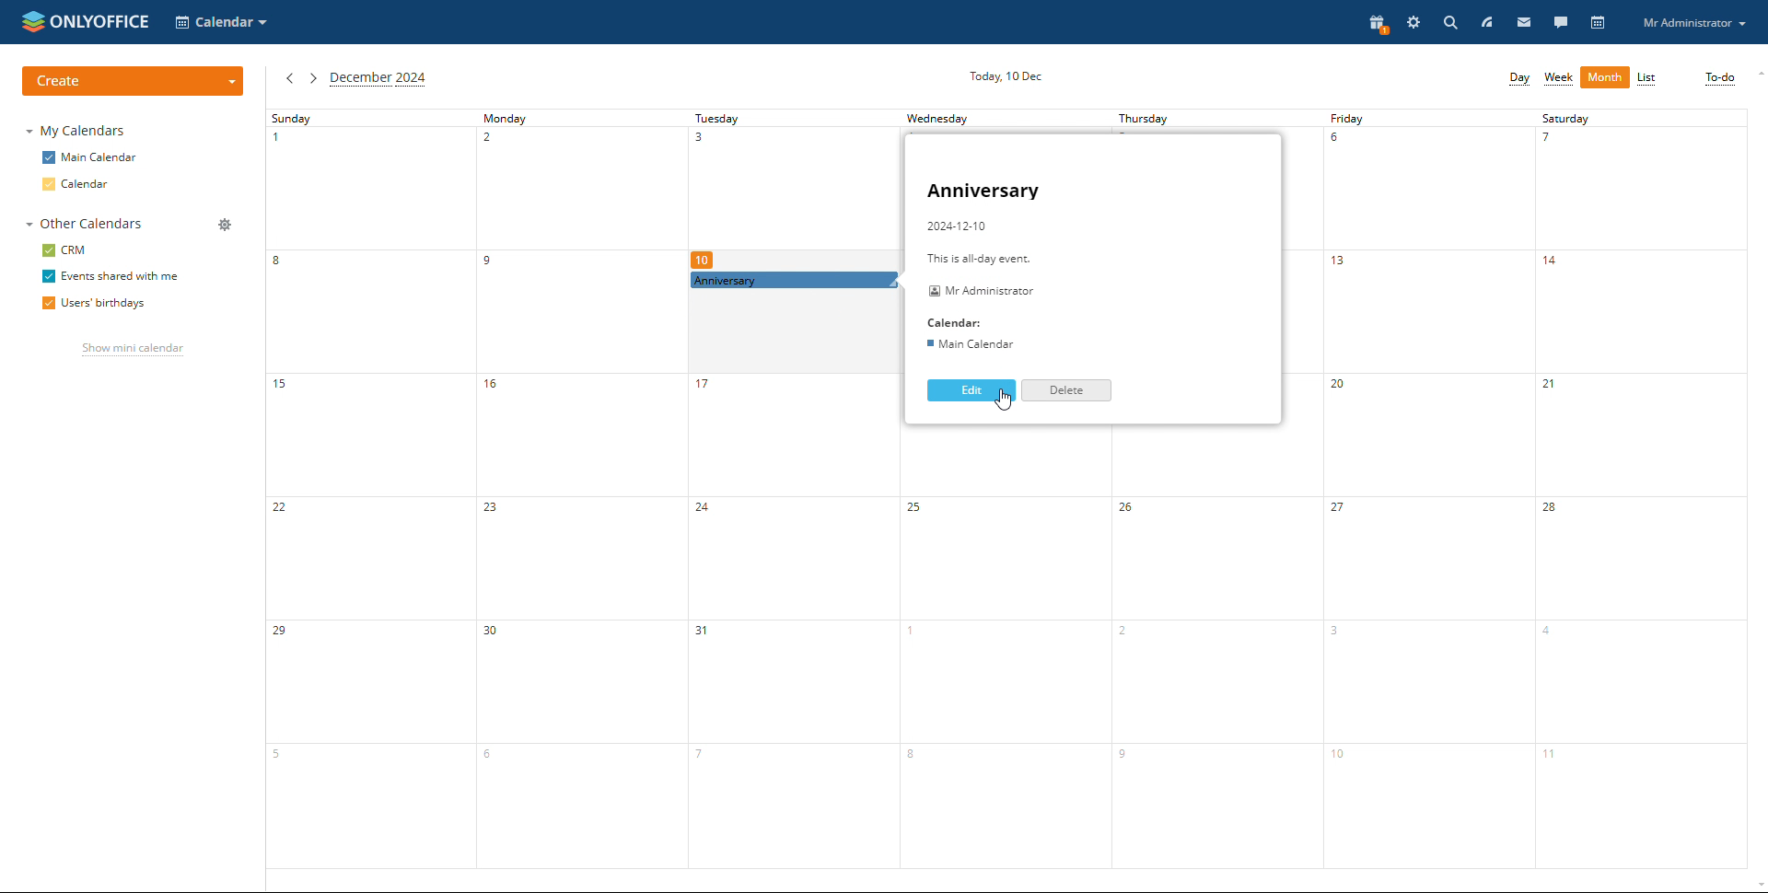  Describe the element at coordinates (75, 130) in the screenshot. I see `my calendars` at that location.